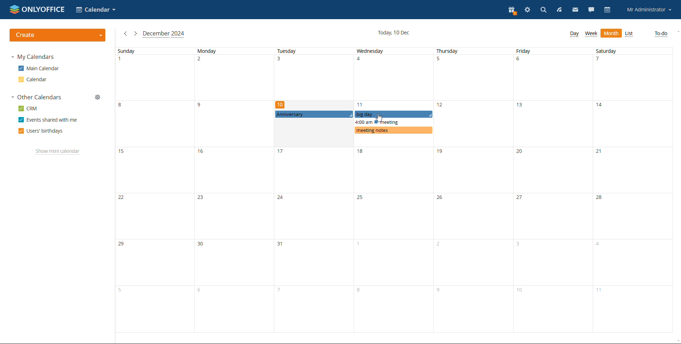  What do you see at coordinates (56, 151) in the screenshot?
I see `show mini calendar` at bounding box center [56, 151].